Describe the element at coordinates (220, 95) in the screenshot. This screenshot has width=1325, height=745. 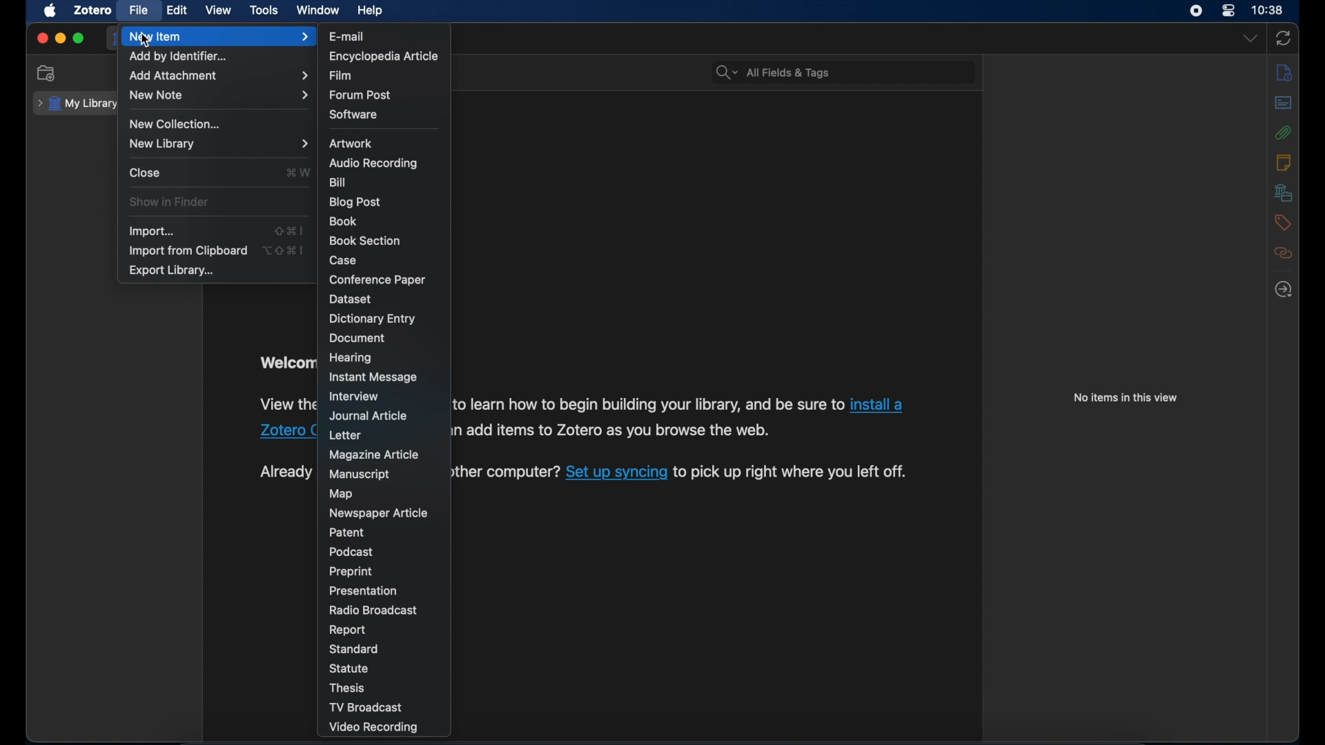
I see `new note` at that location.